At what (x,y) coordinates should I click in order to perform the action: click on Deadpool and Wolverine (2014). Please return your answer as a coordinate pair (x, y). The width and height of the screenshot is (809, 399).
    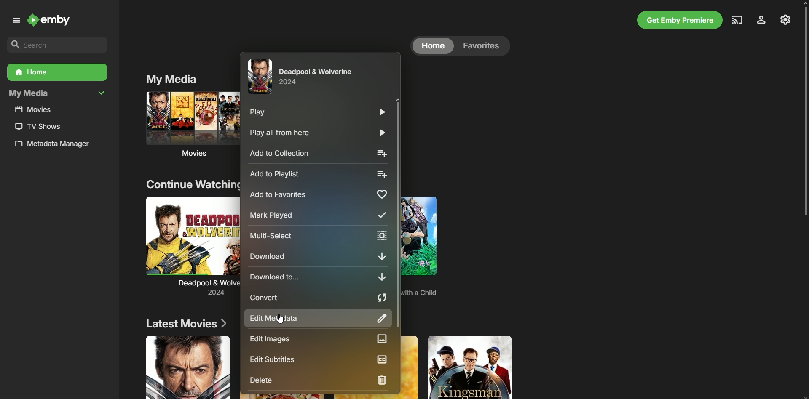
    Looking at the image, I should click on (311, 77).